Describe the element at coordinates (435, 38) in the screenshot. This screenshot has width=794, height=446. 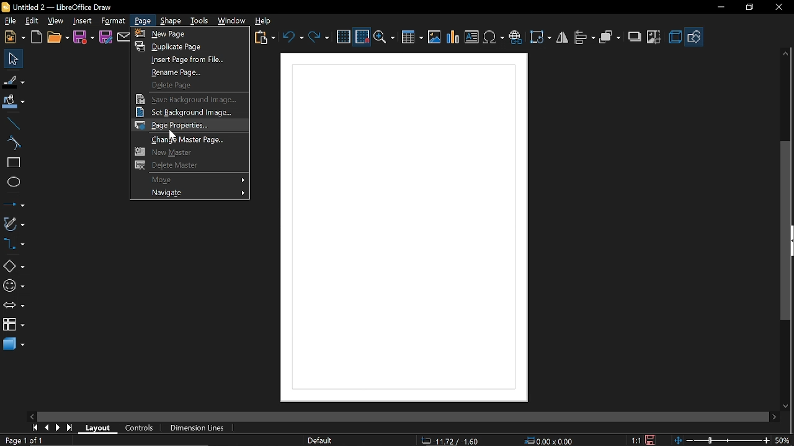
I see `Insert Image` at that location.